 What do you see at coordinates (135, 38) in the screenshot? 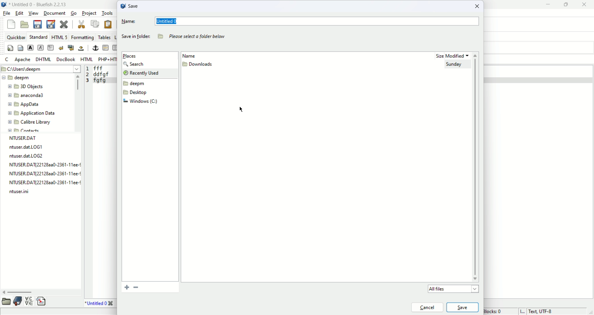
I see `save in folder` at bounding box center [135, 38].